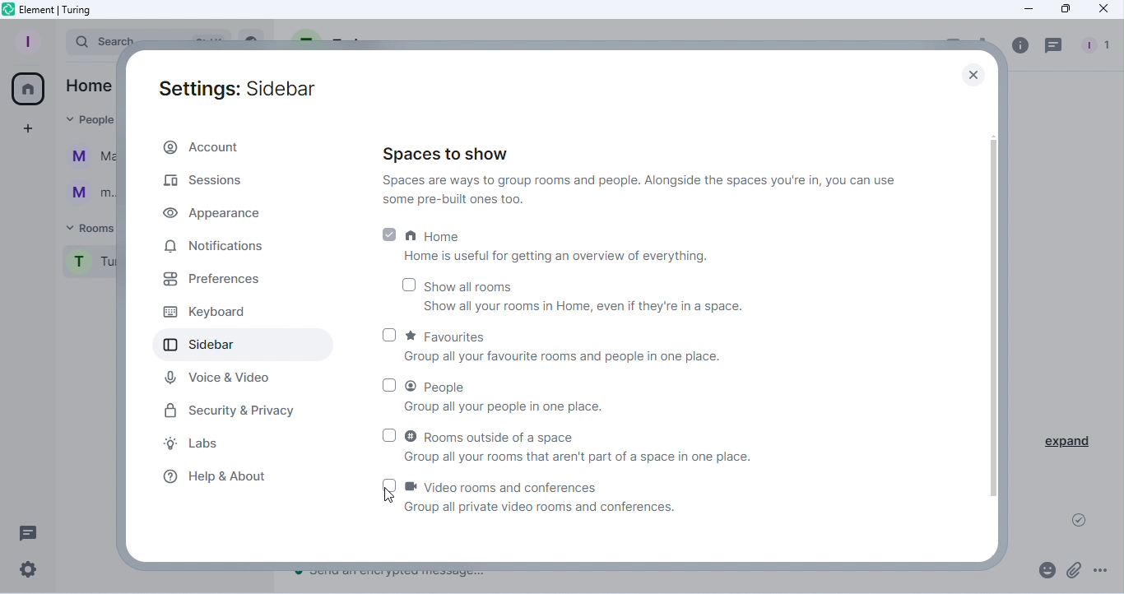  I want to click on Turing, so click(91, 264).